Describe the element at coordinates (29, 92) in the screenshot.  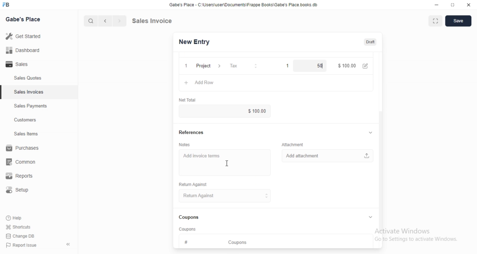
I see `Sales Invoices` at that location.